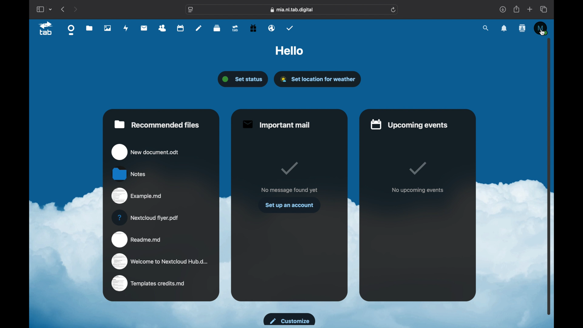 The height and width of the screenshot is (328, 583). I want to click on recommended files, so click(157, 124).